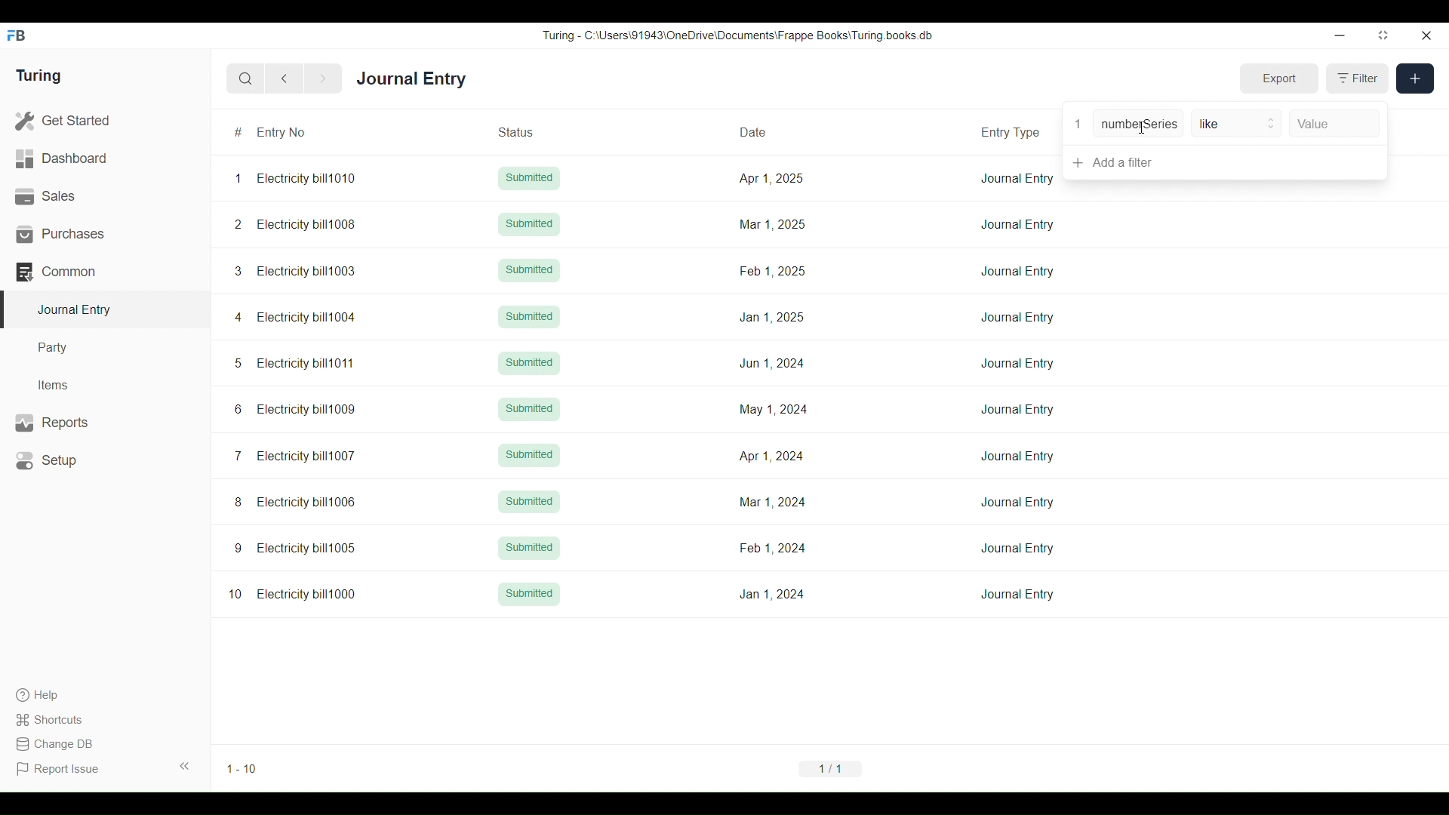 The height and width of the screenshot is (815, 1449). What do you see at coordinates (411, 78) in the screenshot?
I see `Journal Entry` at bounding box center [411, 78].